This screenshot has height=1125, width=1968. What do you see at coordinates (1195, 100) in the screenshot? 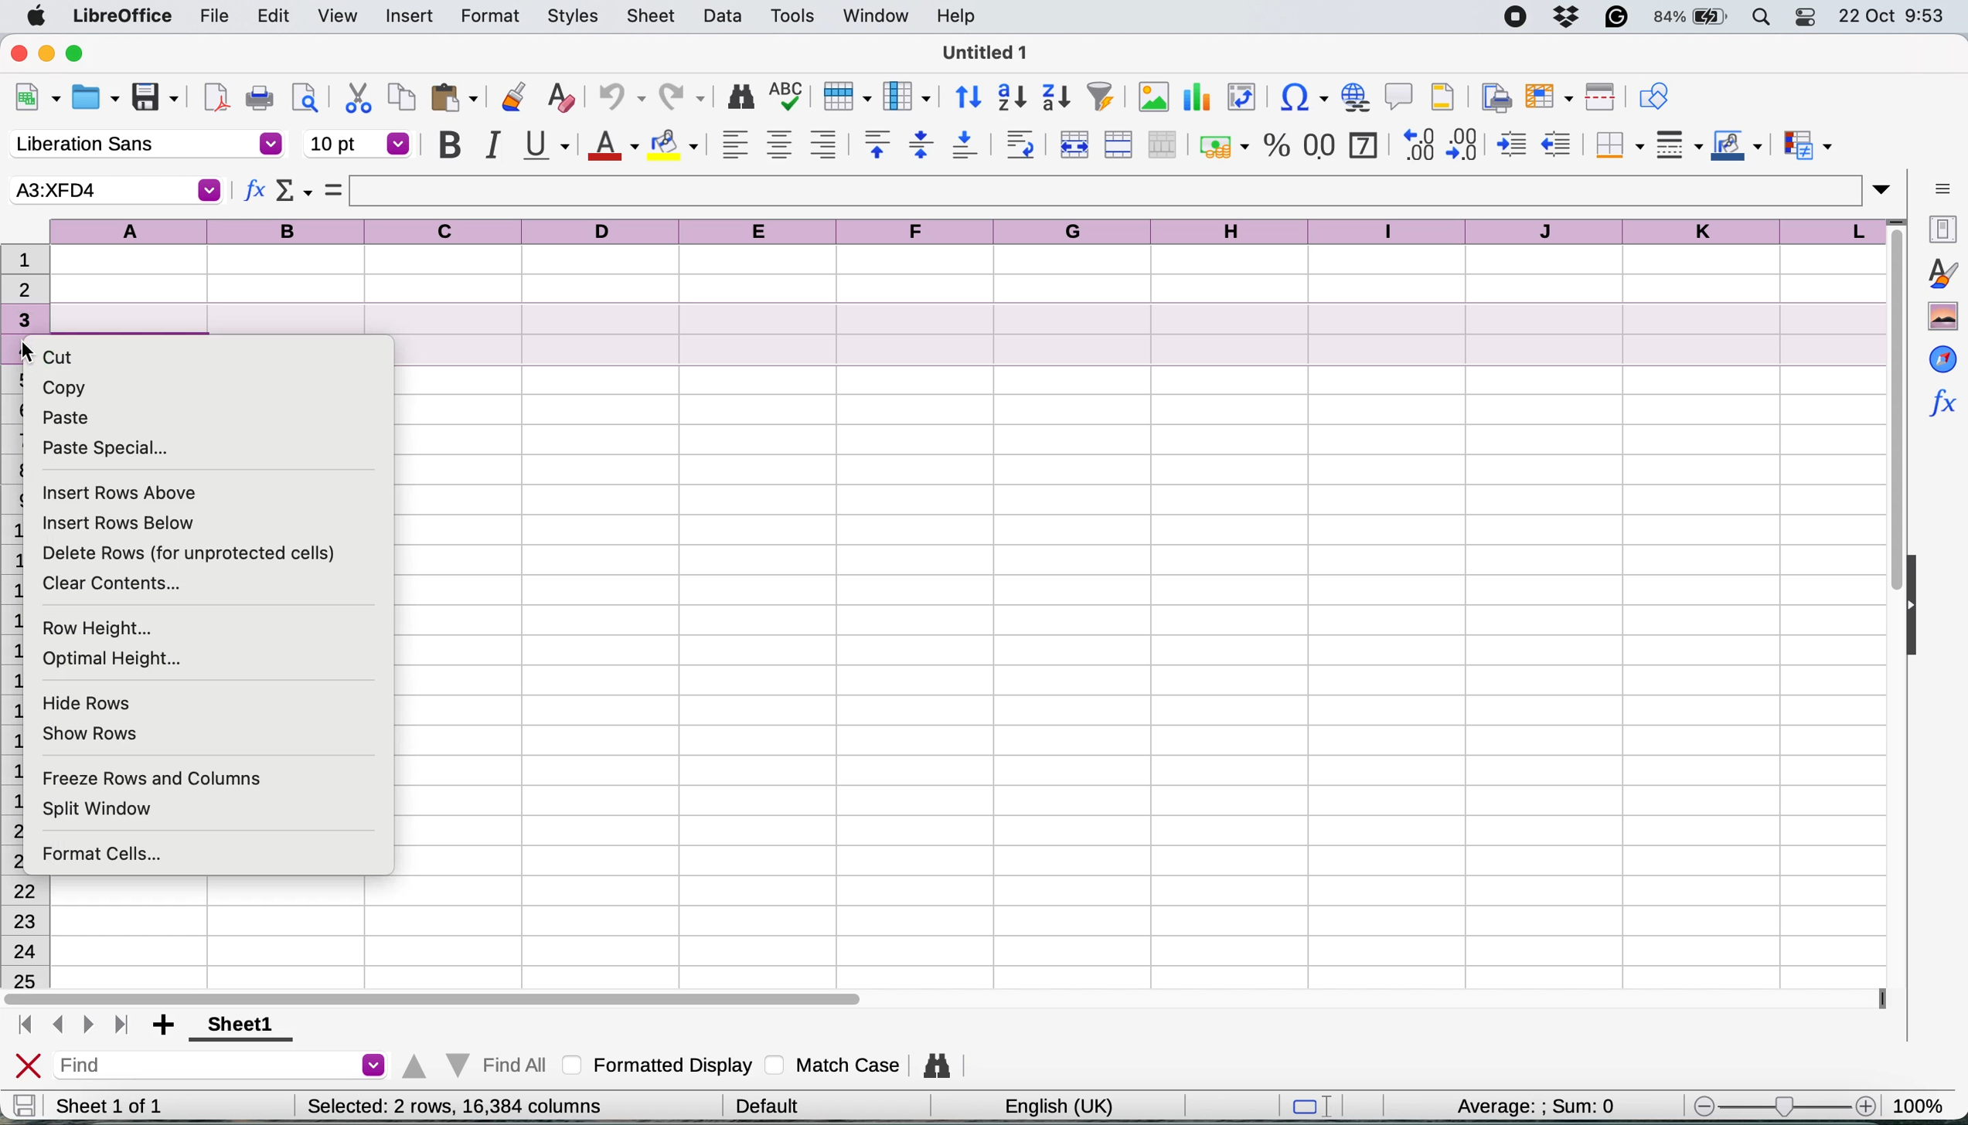
I see `insert chart` at bounding box center [1195, 100].